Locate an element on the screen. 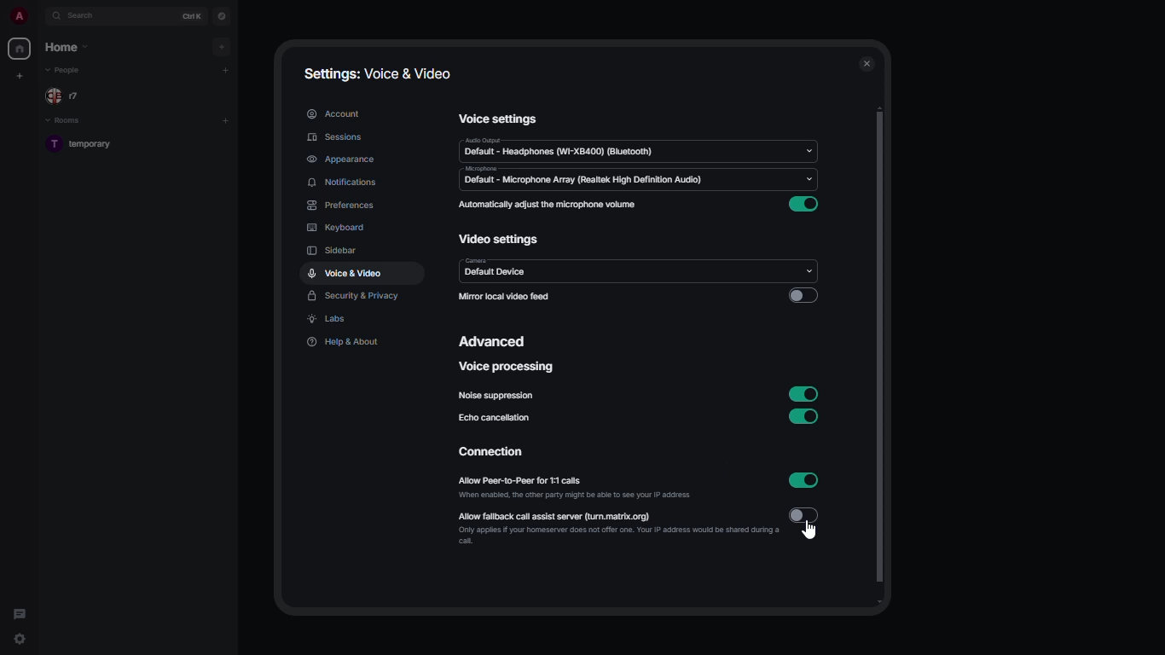 The image size is (1165, 655). create new space is located at coordinates (20, 76).